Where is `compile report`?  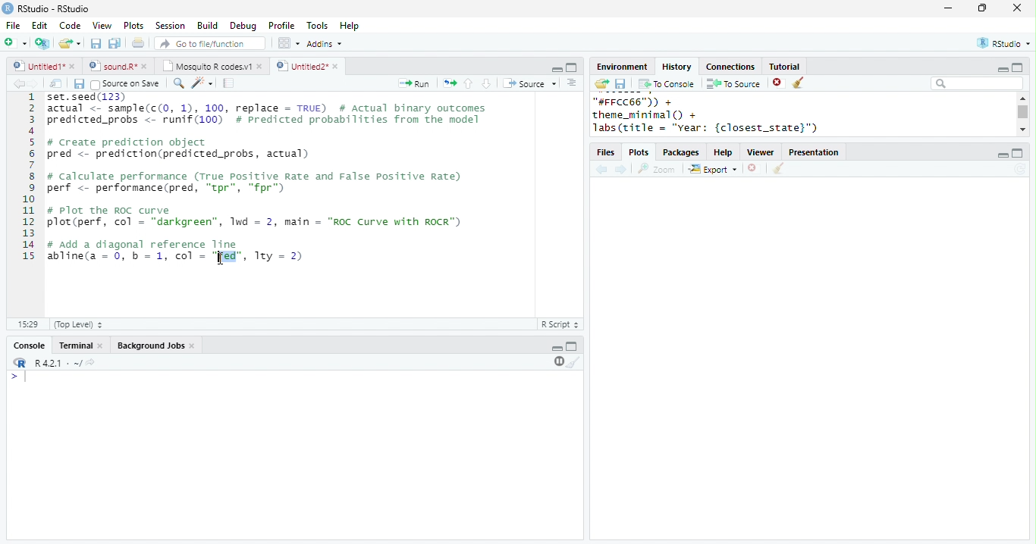 compile report is located at coordinates (229, 83).